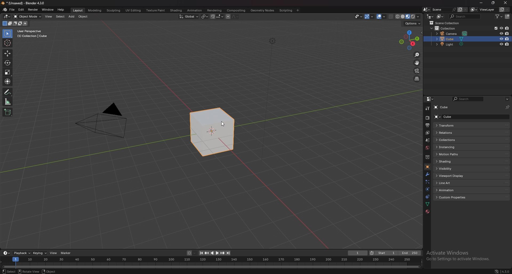  Describe the element at coordinates (235, 17) in the screenshot. I see `proportional editing fall off` at that location.